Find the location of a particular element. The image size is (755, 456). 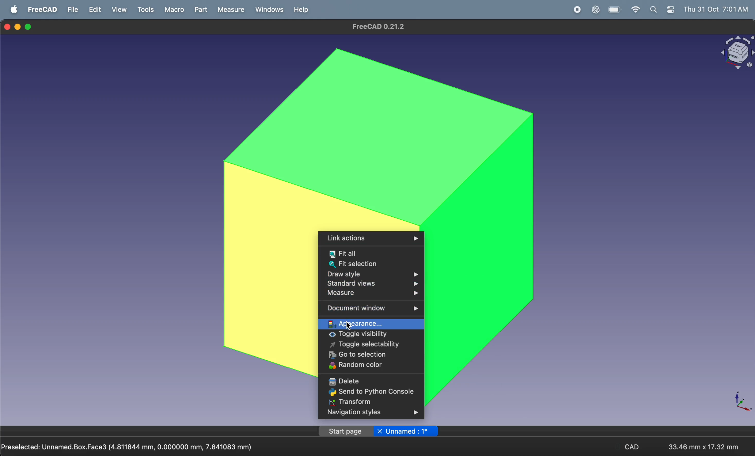

fit selection is located at coordinates (370, 265).